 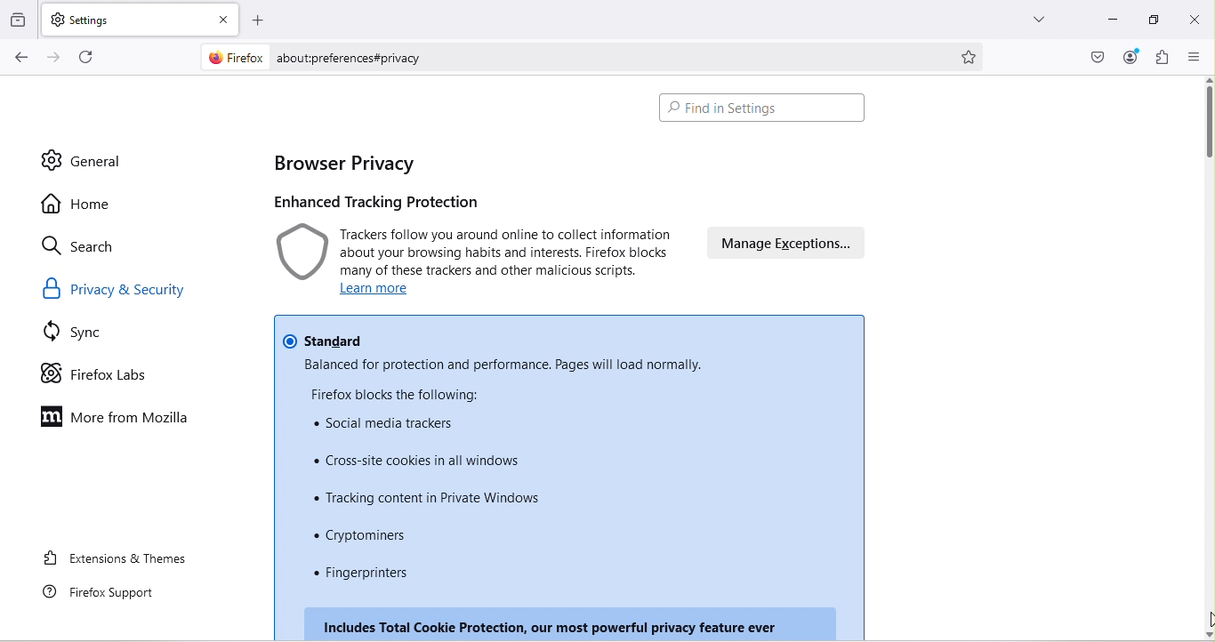 What do you see at coordinates (19, 58) in the screenshot?
I see `Go back one page` at bounding box center [19, 58].